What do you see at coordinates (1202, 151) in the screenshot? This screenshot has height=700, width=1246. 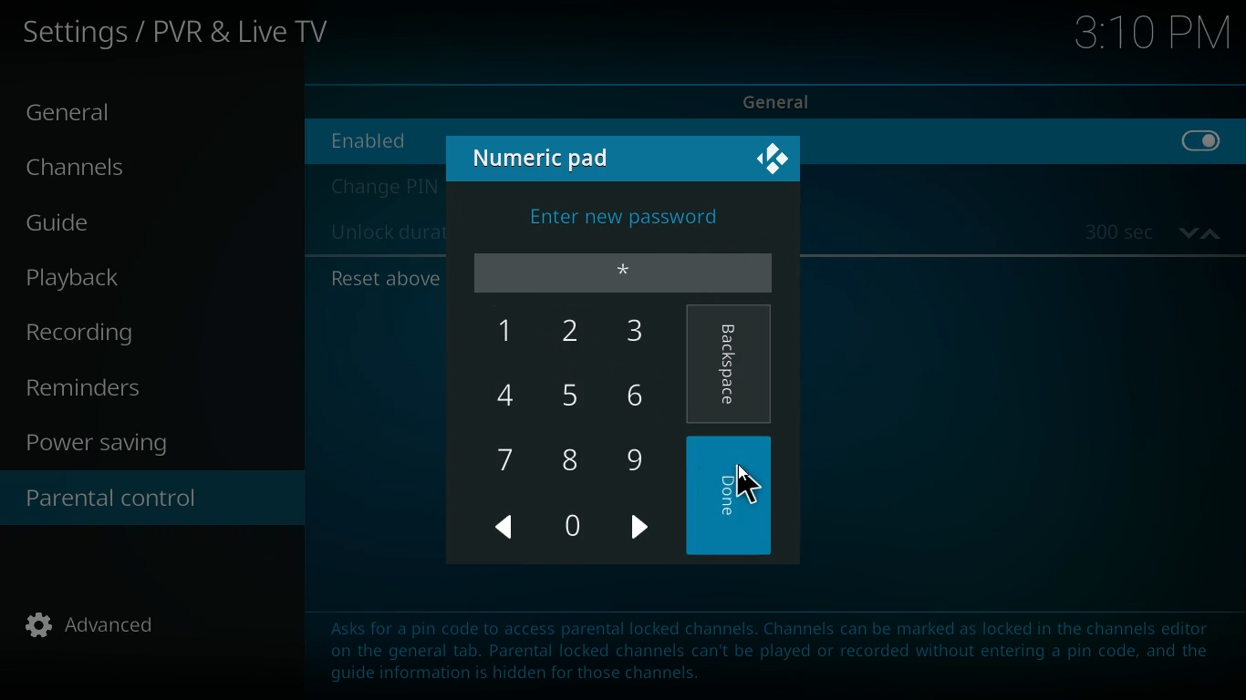 I see `off` at bounding box center [1202, 151].